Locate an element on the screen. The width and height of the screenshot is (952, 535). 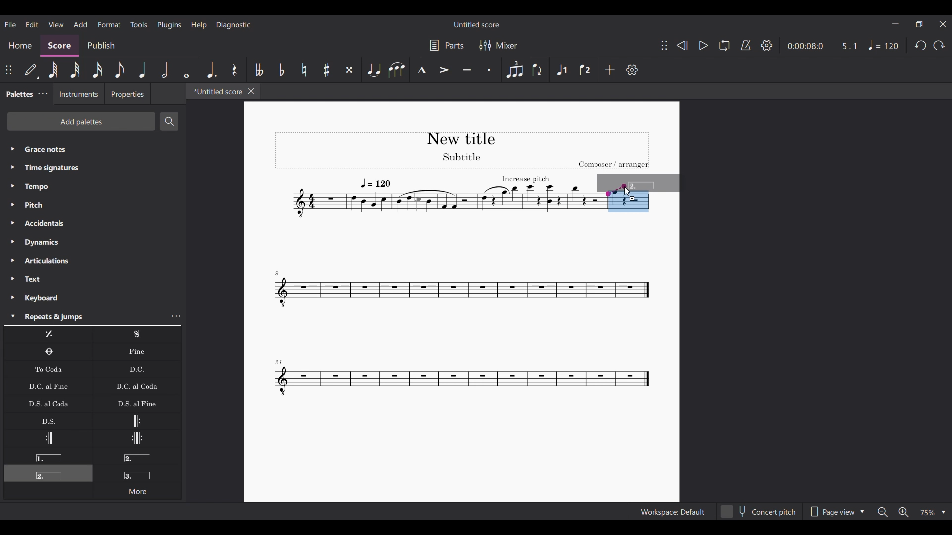
Parts settings is located at coordinates (447, 45).